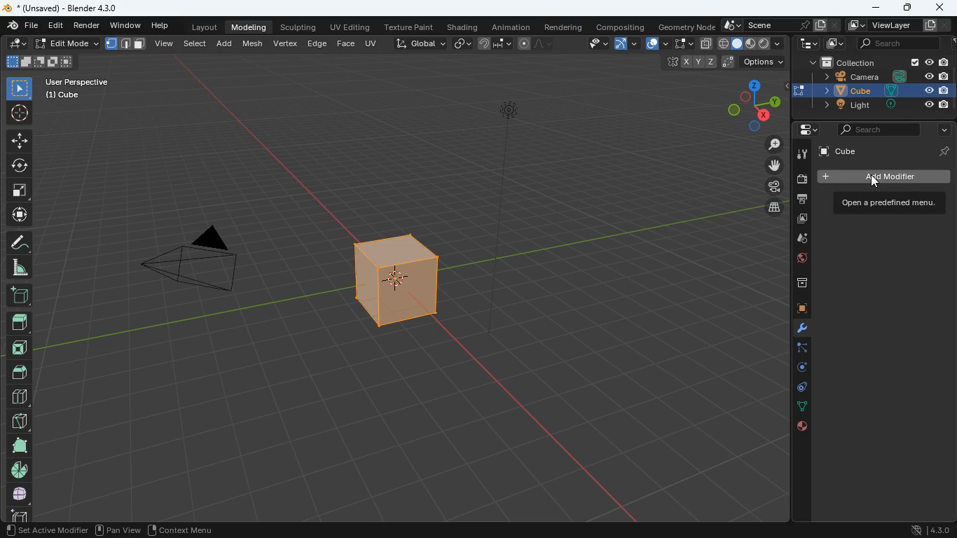 This screenshot has width=957, height=538. What do you see at coordinates (706, 43) in the screenshot?
I see `copy` at bounding box center [706, 43].